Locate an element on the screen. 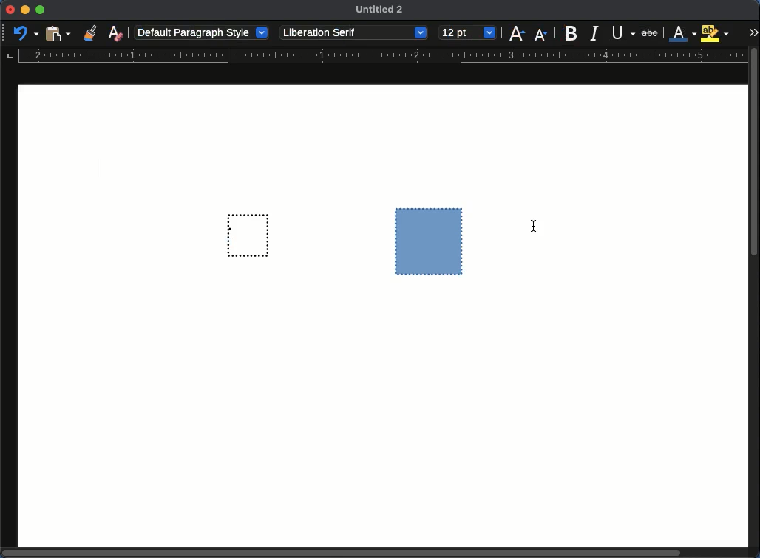 The width and height of the screenshot is (760, 558). minimize is located at coordinates (25, 10).